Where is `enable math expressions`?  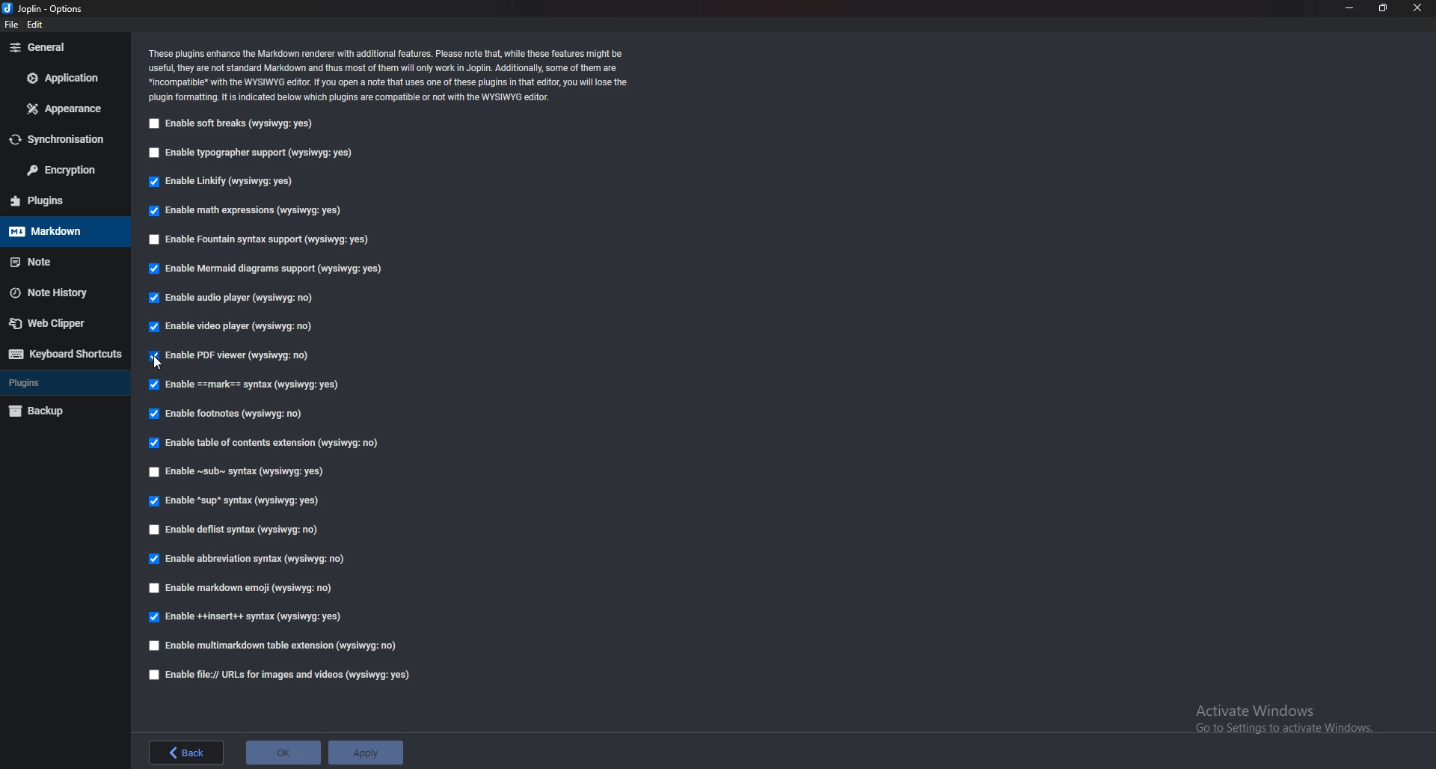
enable math expressions is located at coordinates (248, 212).